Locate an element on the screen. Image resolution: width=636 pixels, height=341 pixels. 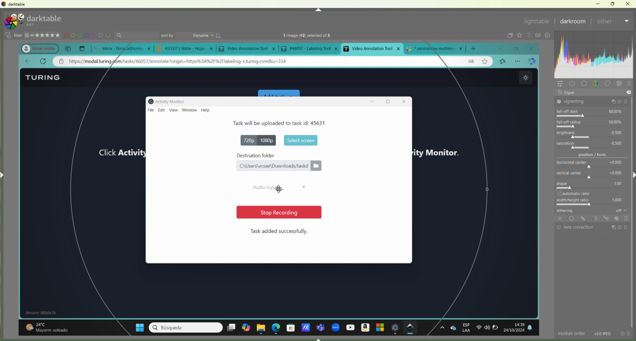
open tabs is located at coordinates (121, 48).